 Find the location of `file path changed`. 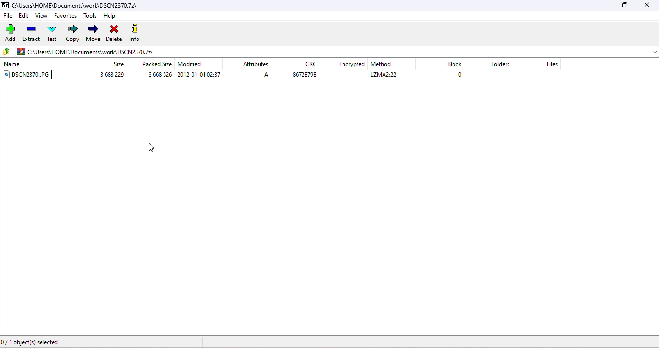

file path changed is located at coordinates (87, 51).